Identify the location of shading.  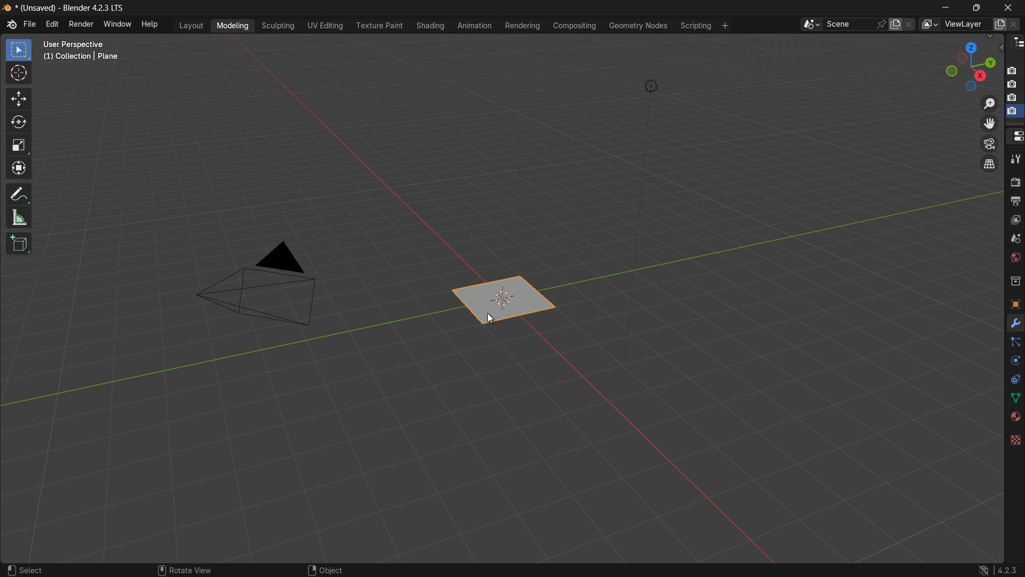
(429, 26).